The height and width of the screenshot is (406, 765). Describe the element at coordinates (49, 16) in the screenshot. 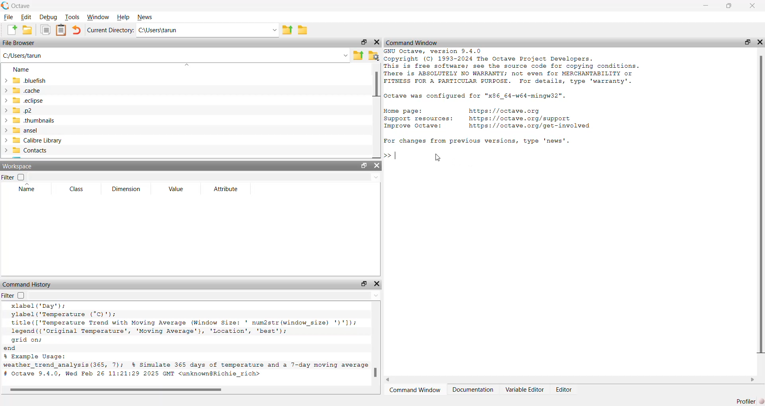

I see `Debug` at that location.